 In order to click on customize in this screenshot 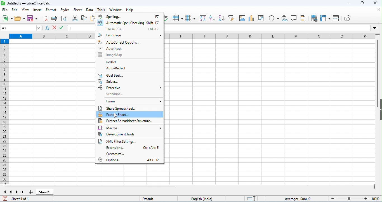, I will do `click(118, 154)`.